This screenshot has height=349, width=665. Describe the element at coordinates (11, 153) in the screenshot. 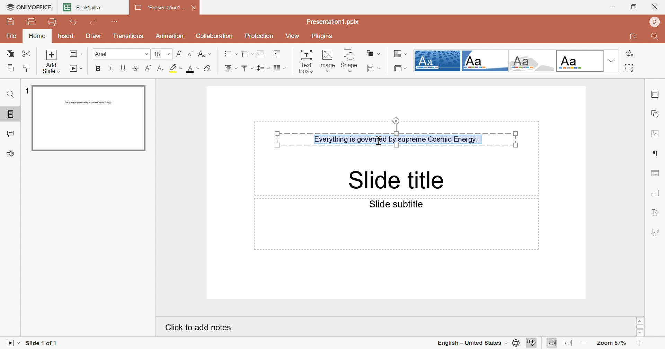

I see `Feedback & Support` at that location.